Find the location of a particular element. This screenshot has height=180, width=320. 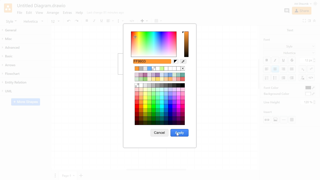

Line is located at coordinates (284, 120).